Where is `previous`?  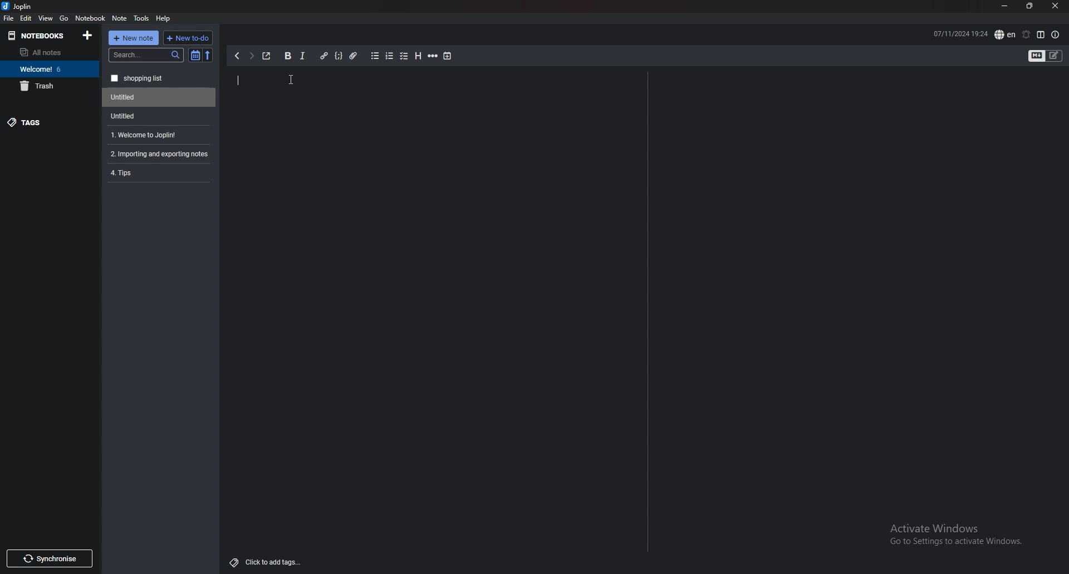 previous is located at coordinates (237, 56).